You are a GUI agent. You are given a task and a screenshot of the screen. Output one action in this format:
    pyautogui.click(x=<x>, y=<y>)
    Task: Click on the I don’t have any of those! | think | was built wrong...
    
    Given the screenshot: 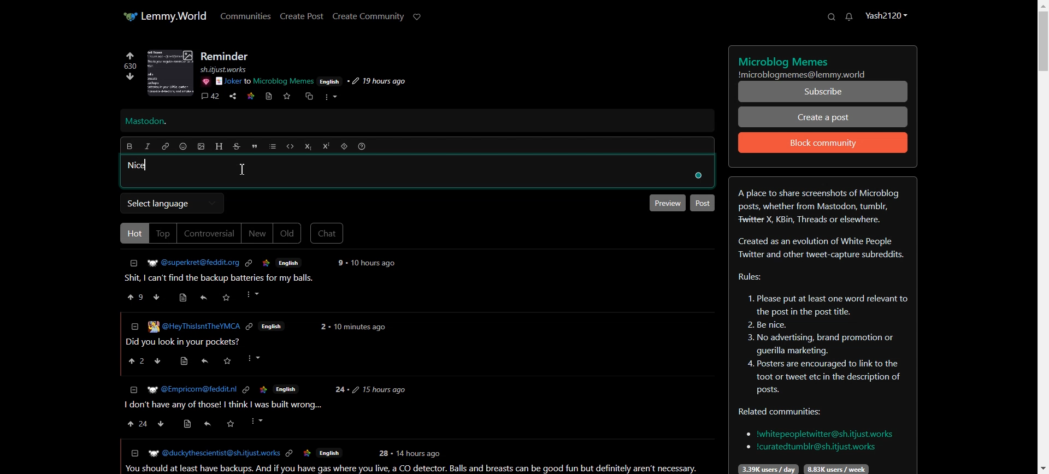 What is the action you would take?
    pyautogui.click(x=222, y=405)
    